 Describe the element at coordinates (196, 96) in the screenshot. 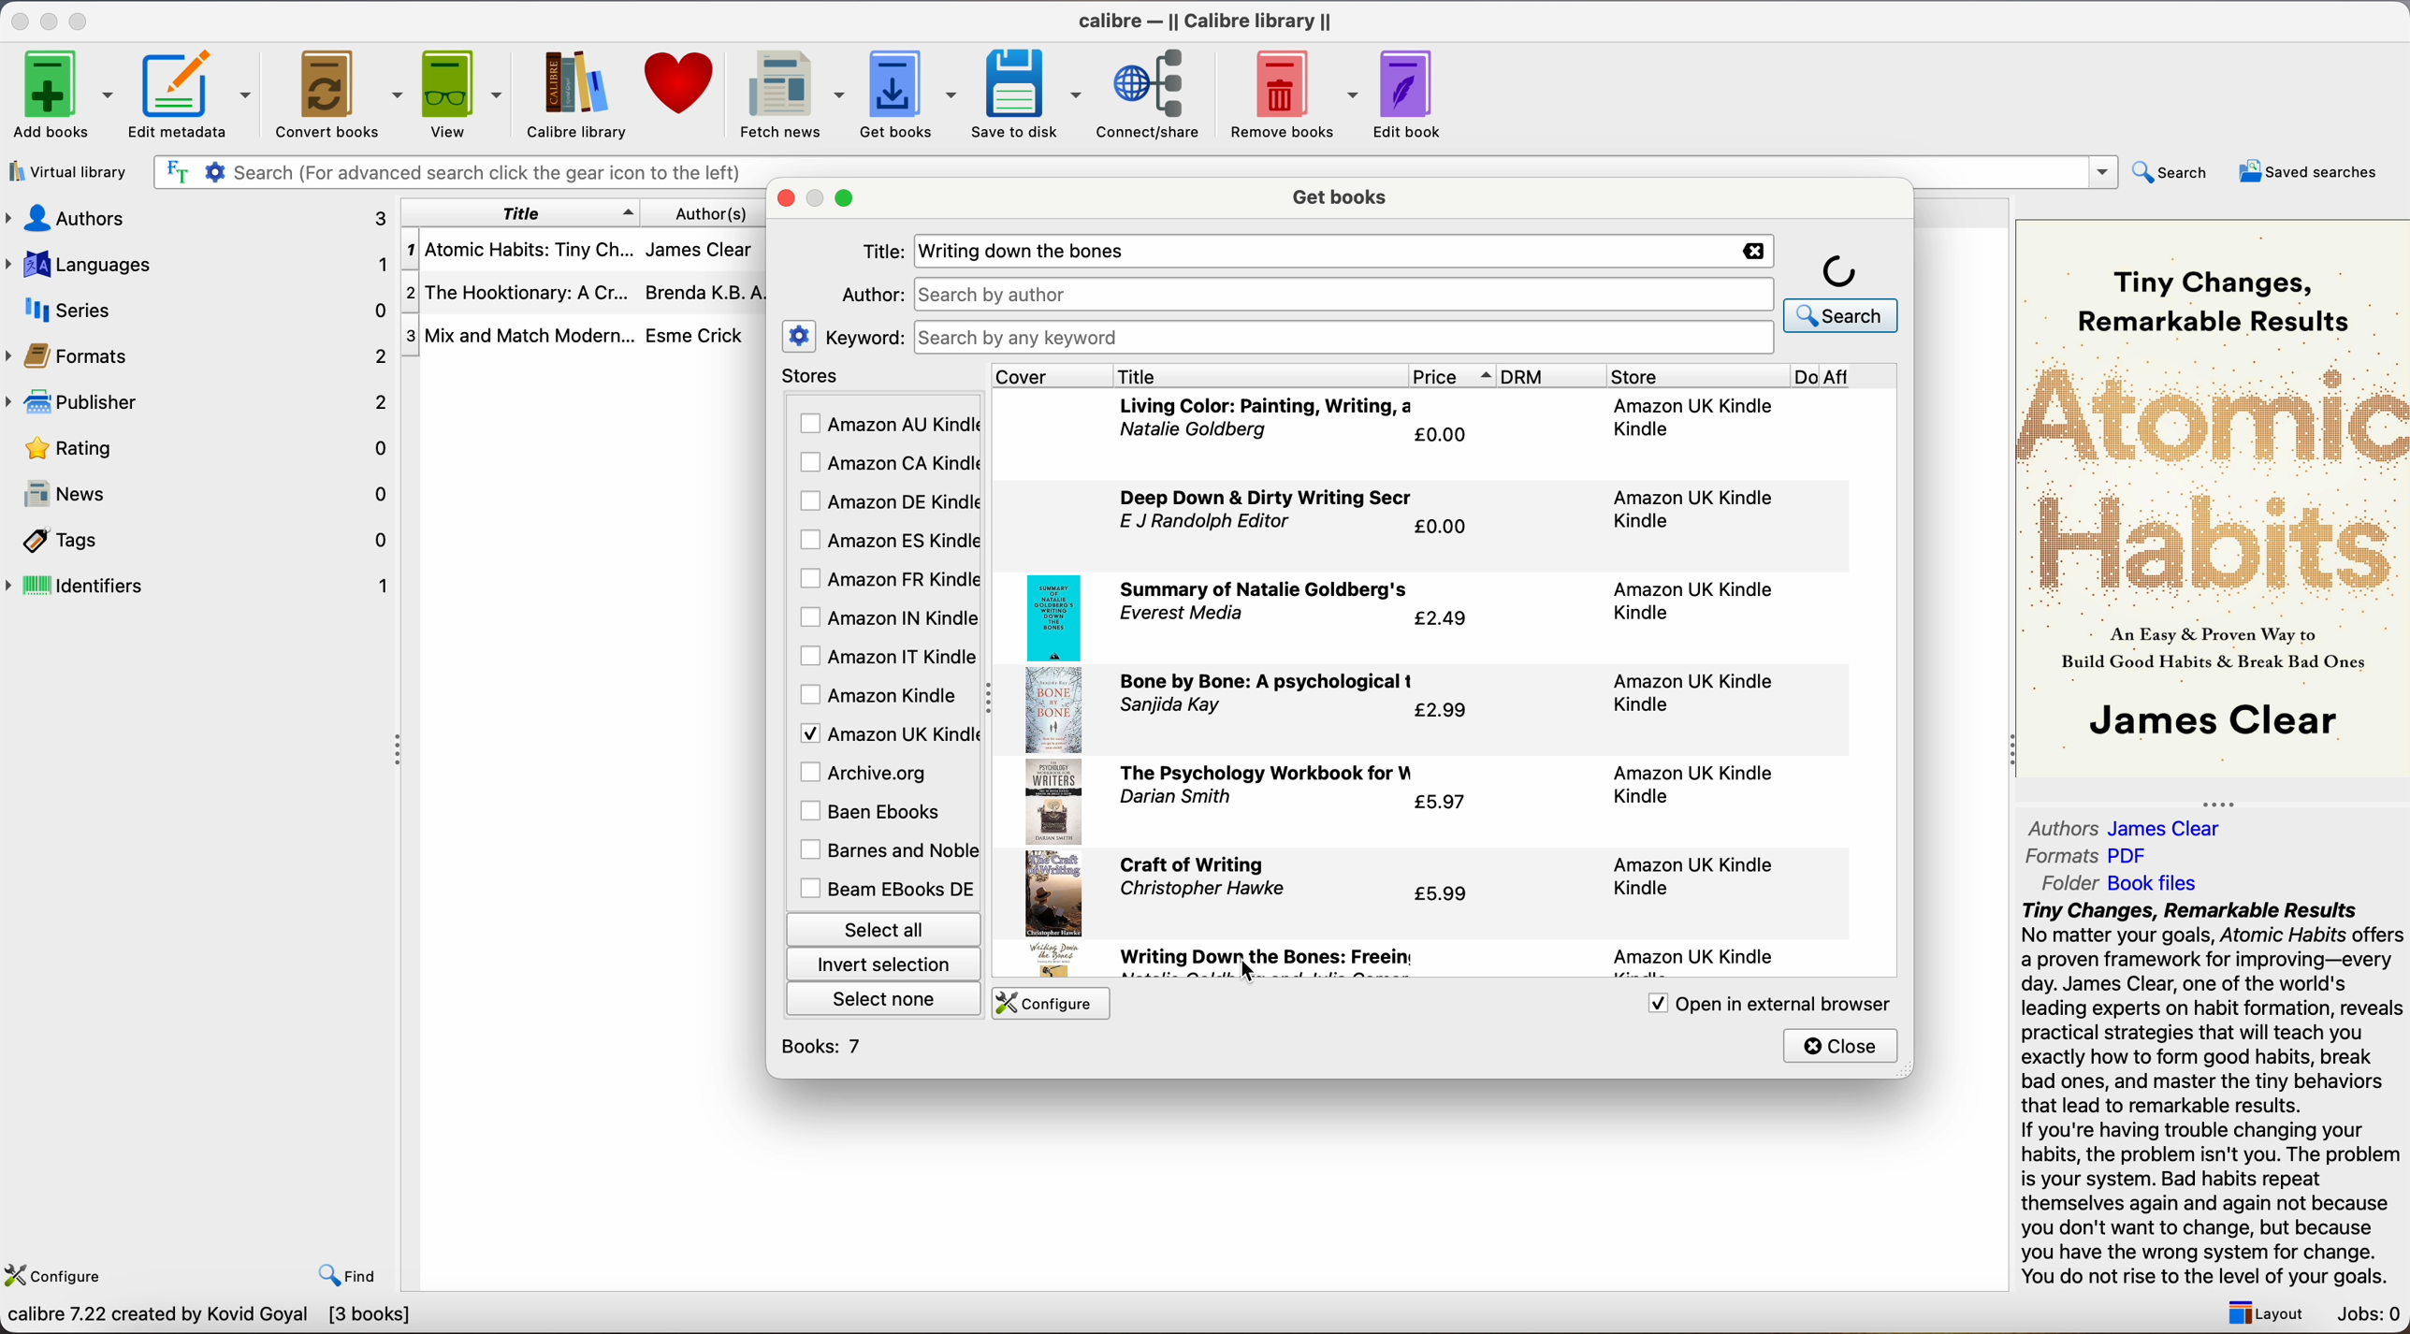

I see `edit metadata` at that location.